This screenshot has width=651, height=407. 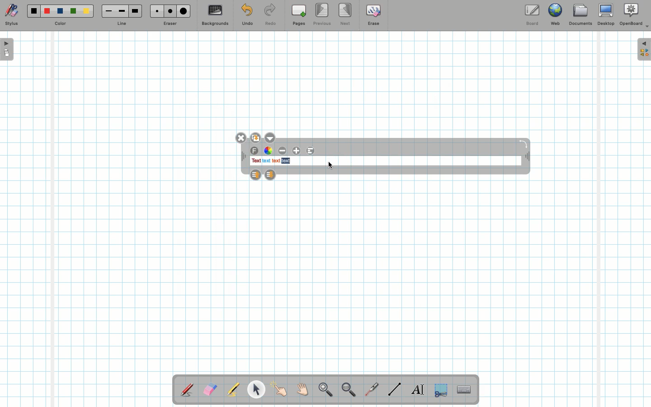 I want to click on Small line, so click(x=107, y=11).